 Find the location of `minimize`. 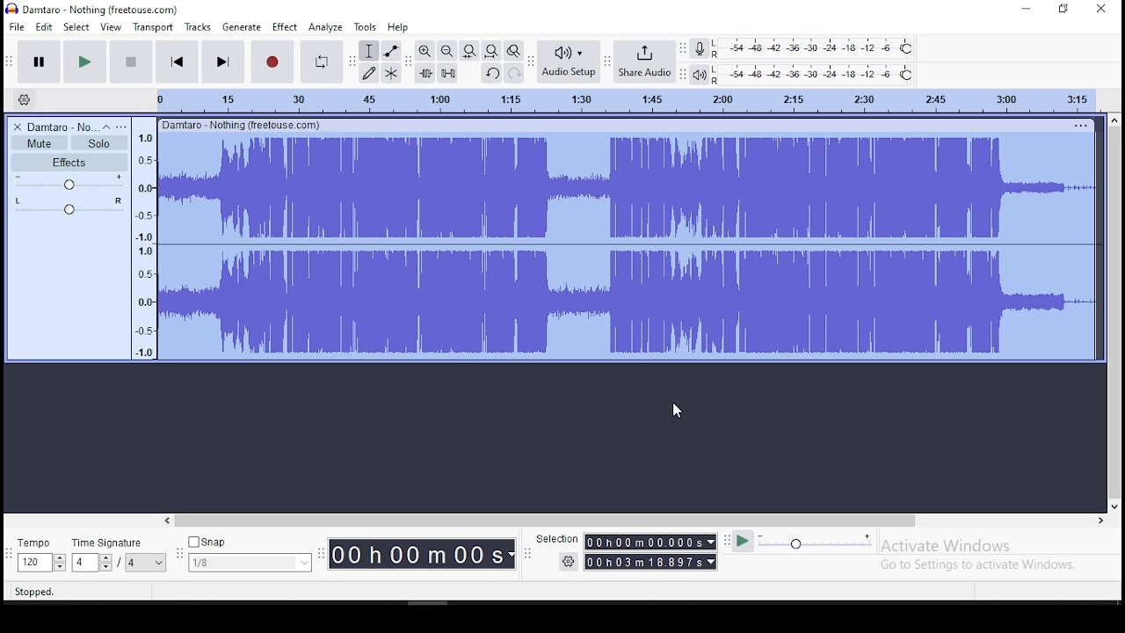

minimize is located at coordinates (1023, 8).